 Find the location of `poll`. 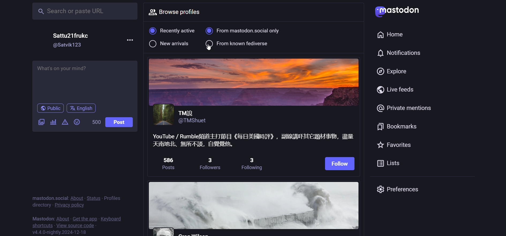

poll is located at coordinates (52, 121).